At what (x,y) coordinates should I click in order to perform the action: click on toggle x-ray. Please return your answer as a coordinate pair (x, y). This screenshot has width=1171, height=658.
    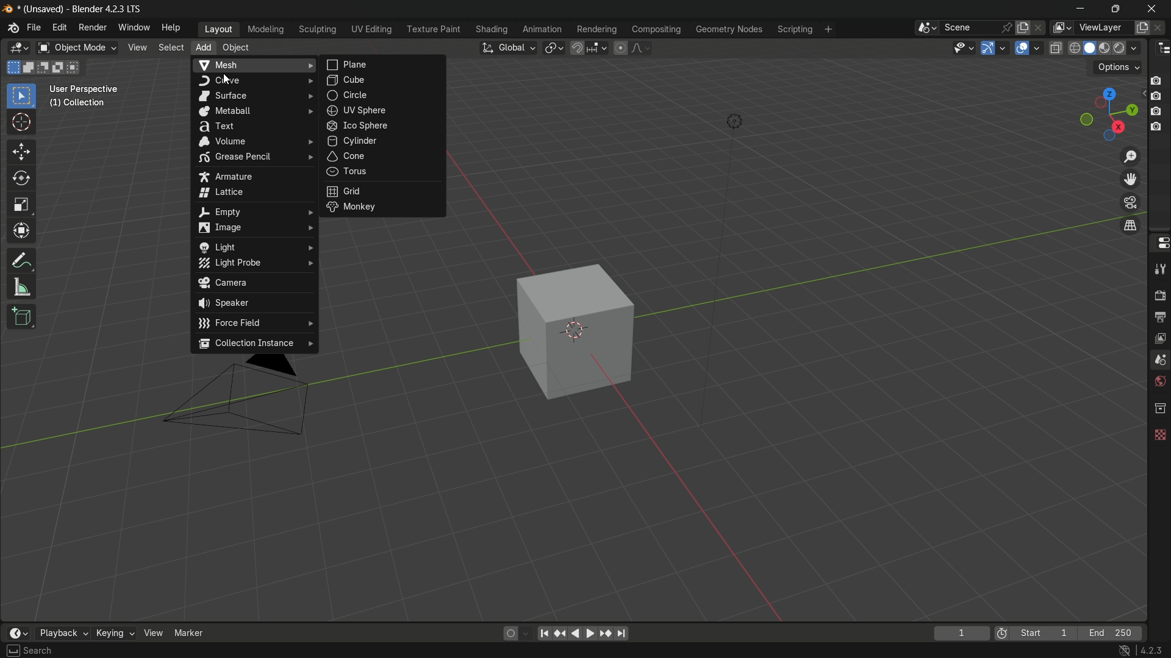
    Looking at the image, I should click on (1056, 48).